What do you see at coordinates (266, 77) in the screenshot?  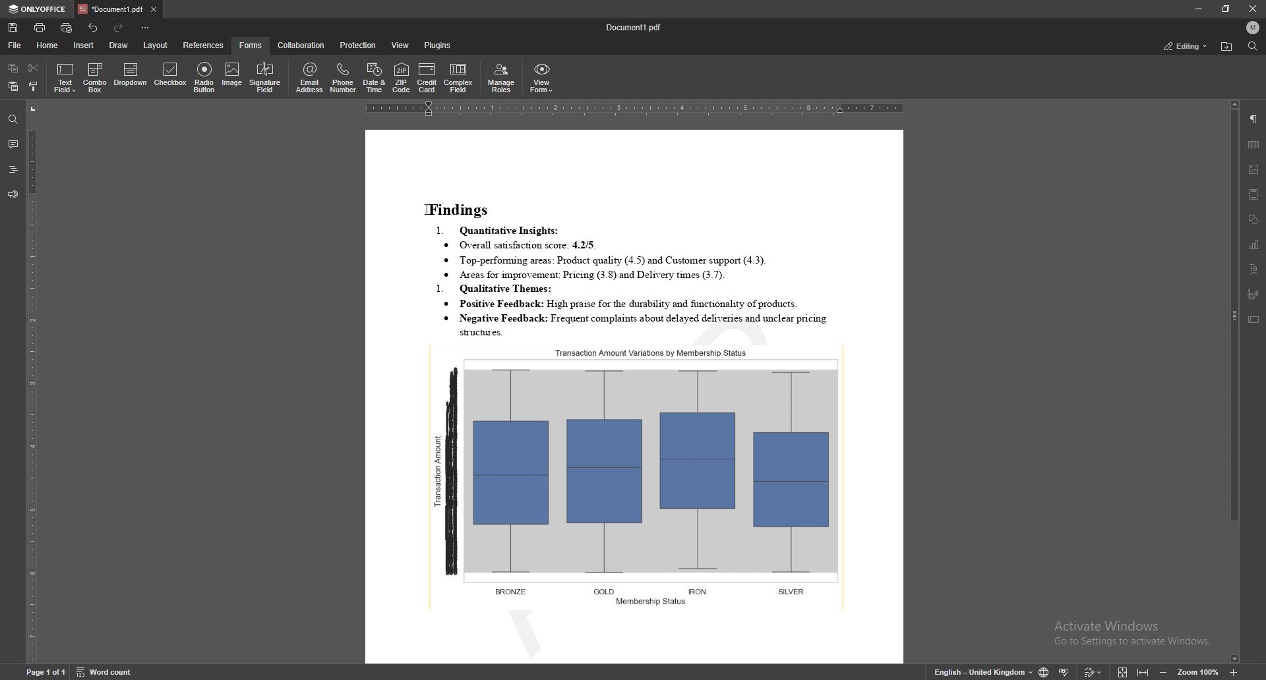 I see `signature field` at bounding box center [266, 77].